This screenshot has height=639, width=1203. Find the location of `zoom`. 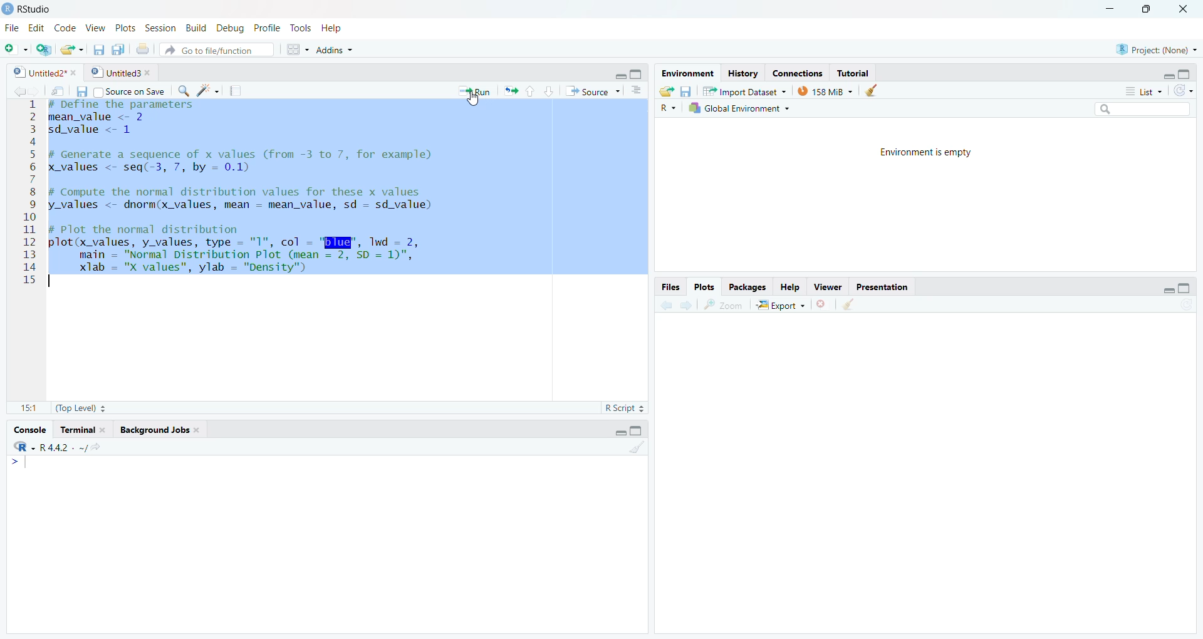

zoom is located at coordinates (727, 303).